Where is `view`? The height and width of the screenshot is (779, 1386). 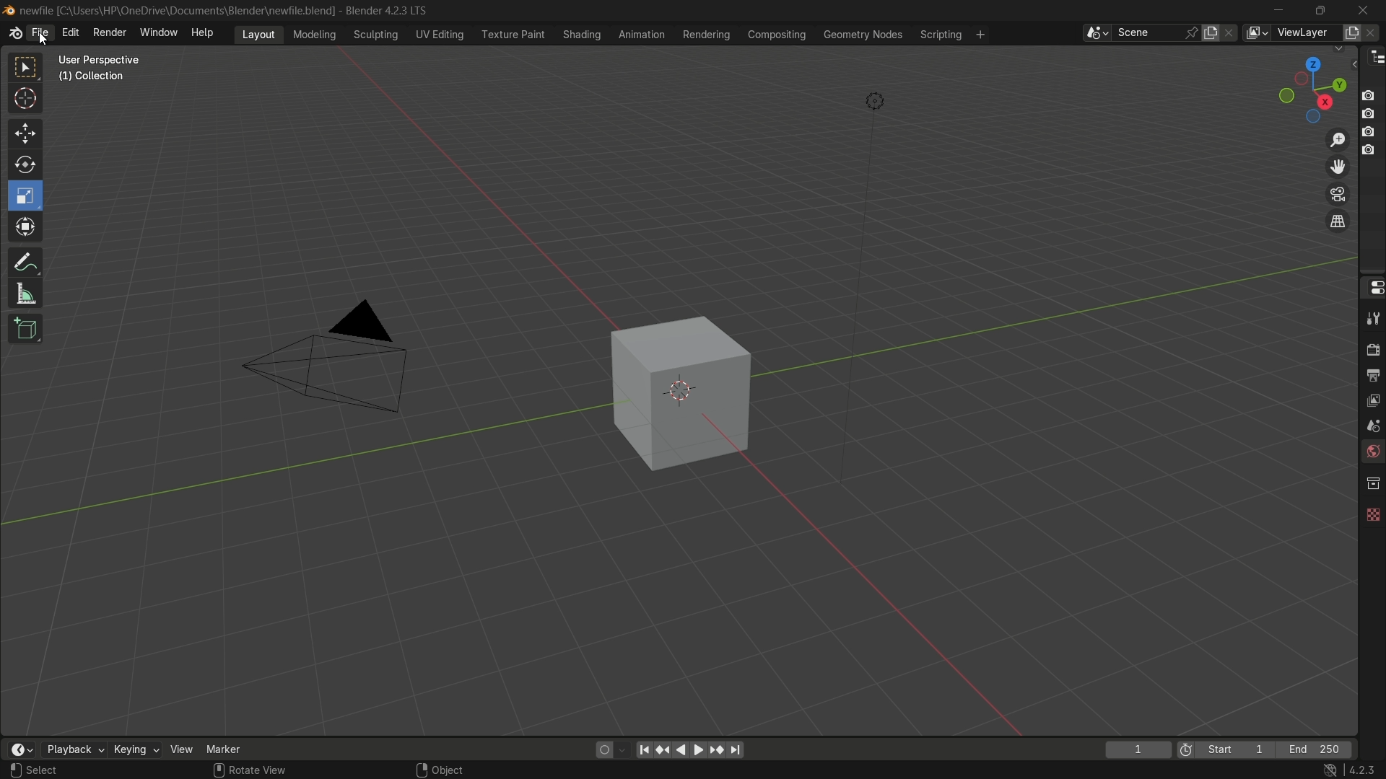
view is located at coordinates (182, 749).